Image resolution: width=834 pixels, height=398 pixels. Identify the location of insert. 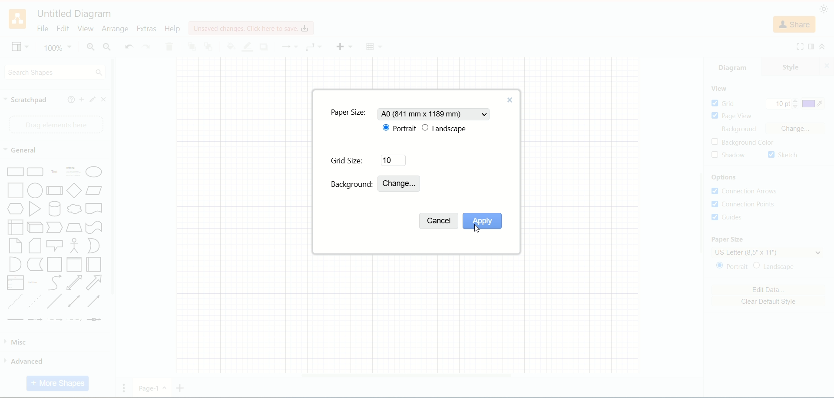
(344, 46).